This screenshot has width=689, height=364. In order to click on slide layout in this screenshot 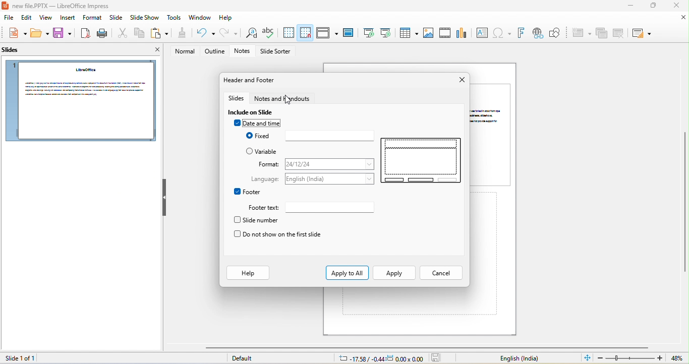, I will do `click(641, 33)`.